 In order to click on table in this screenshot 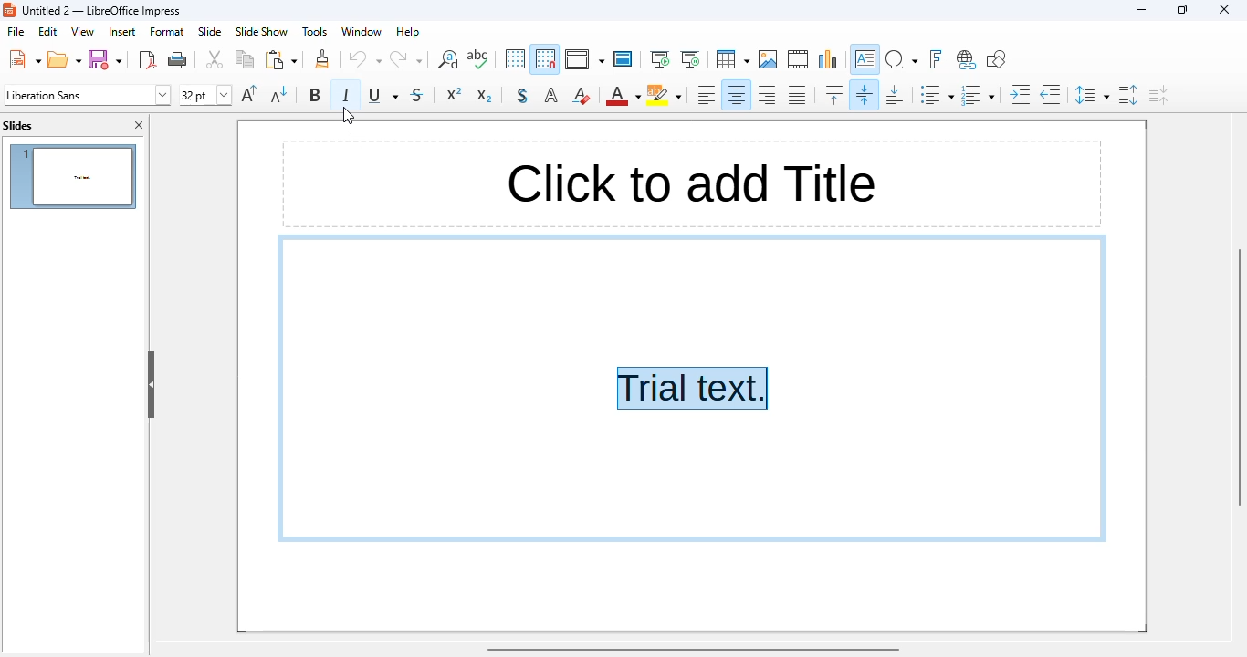, I will do `click(732, 58)`.